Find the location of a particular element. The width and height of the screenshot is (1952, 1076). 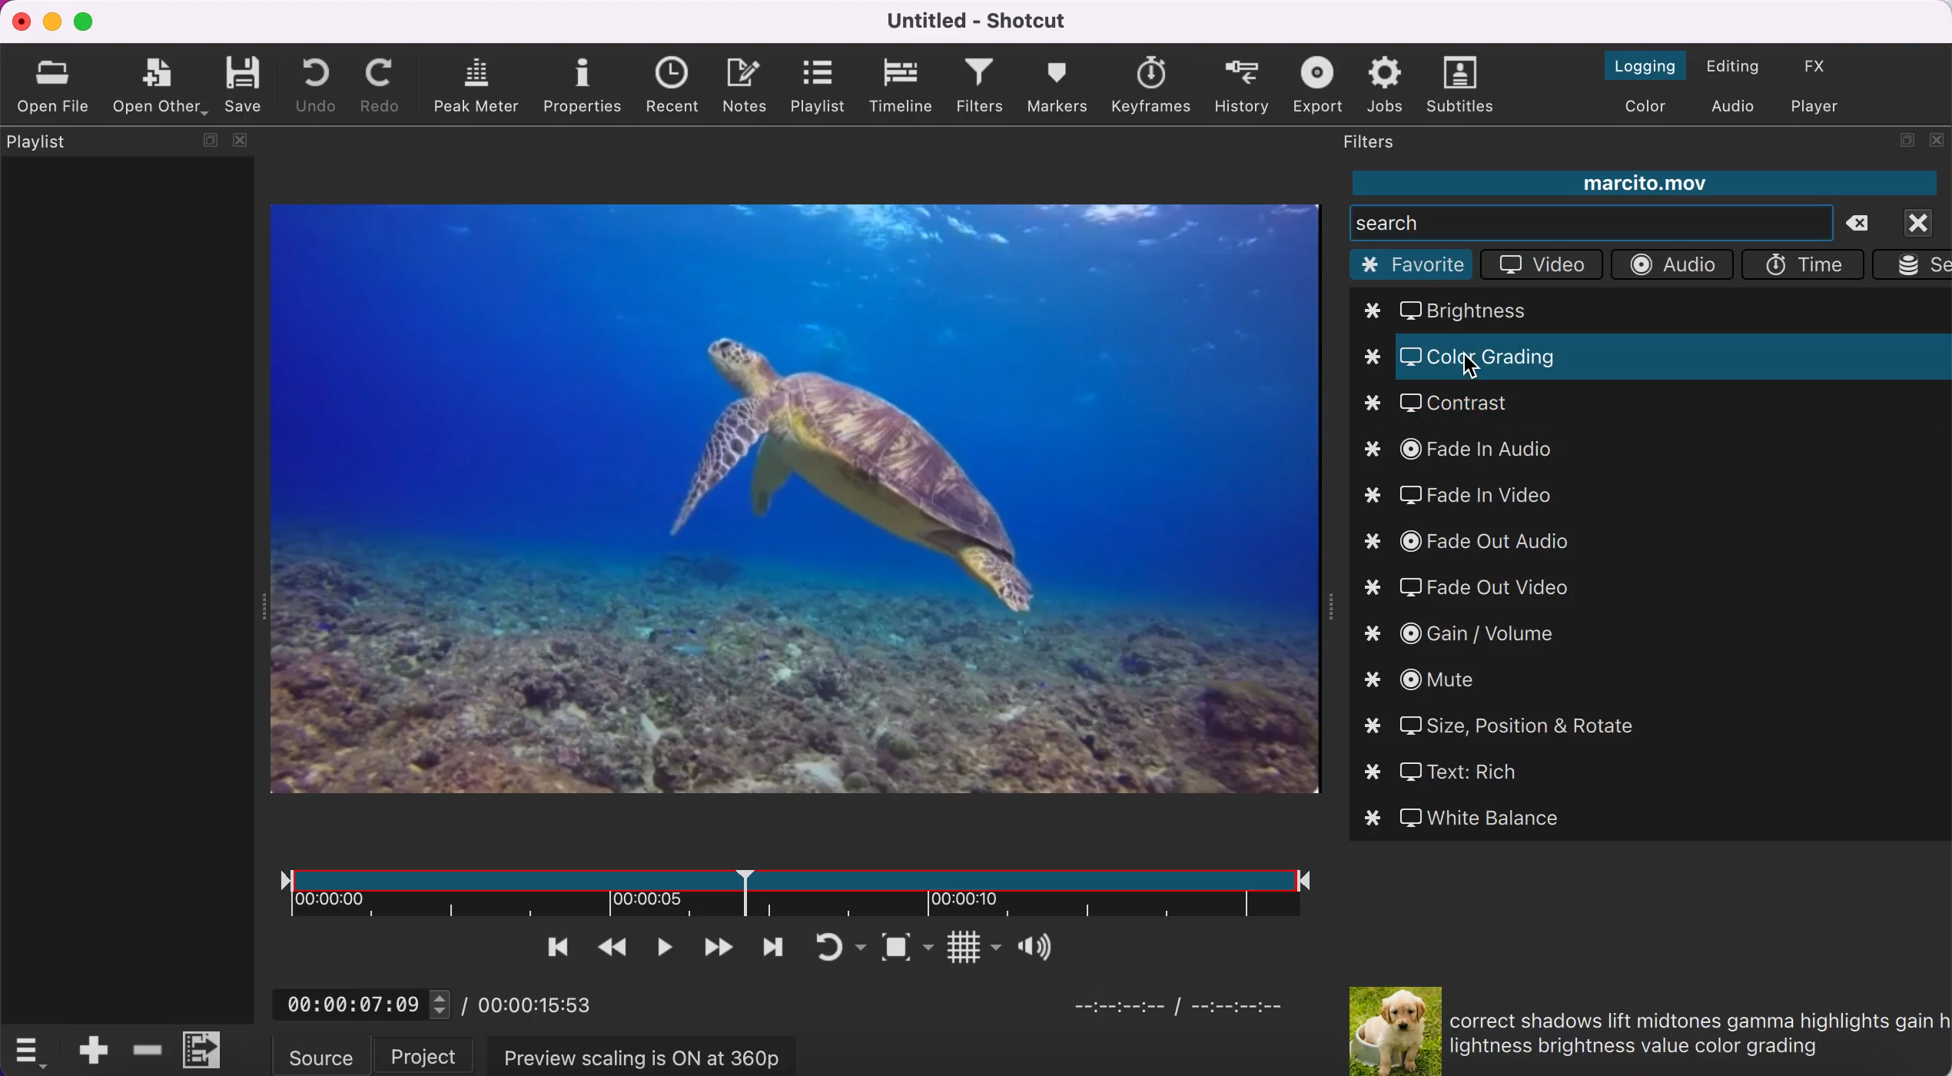

switch to the editing layout is located at coordinates (1738, 66).